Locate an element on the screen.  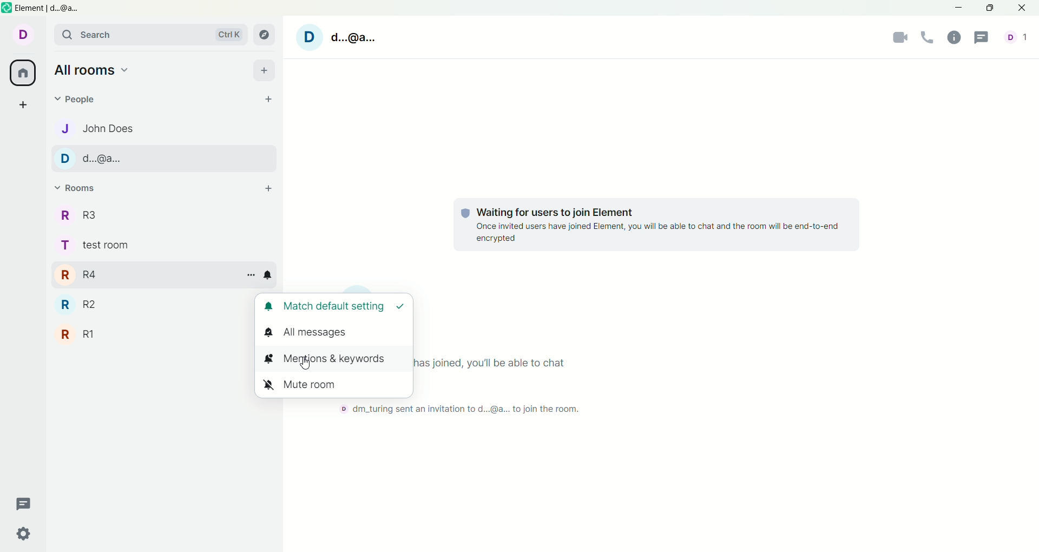
search is located at coordinates (150, 35).